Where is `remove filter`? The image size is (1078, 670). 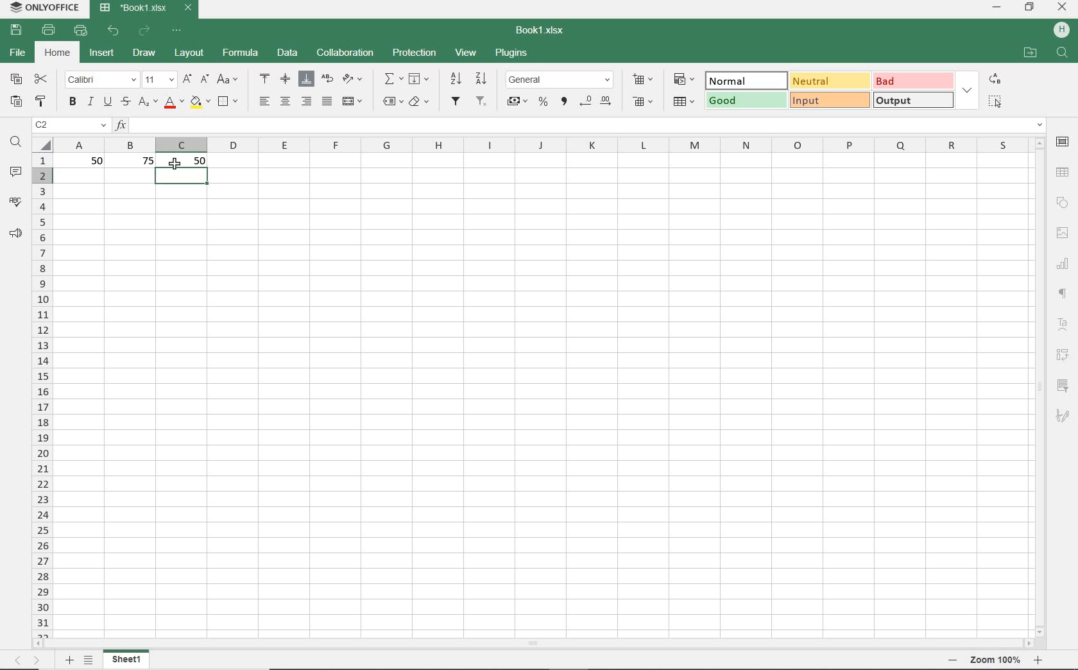
remove filter is located at coordinates (482, 102).